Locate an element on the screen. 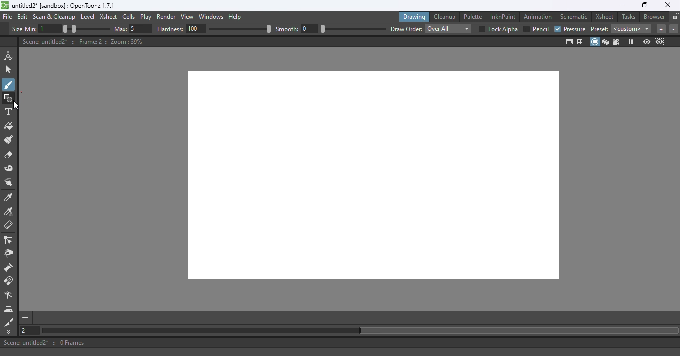 This screenshot has height=356, width=680. More Tools is located at coordinates (9, 332).